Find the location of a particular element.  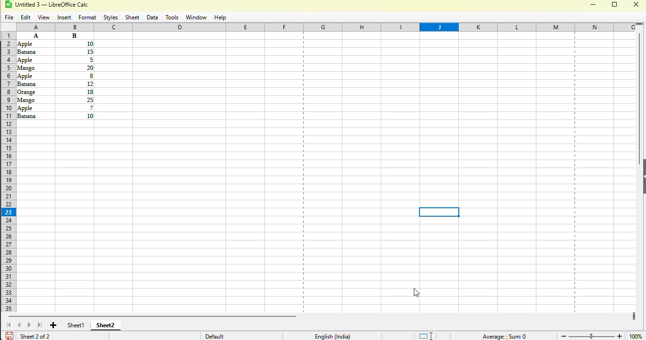

file is located at coordinates (9, 18).